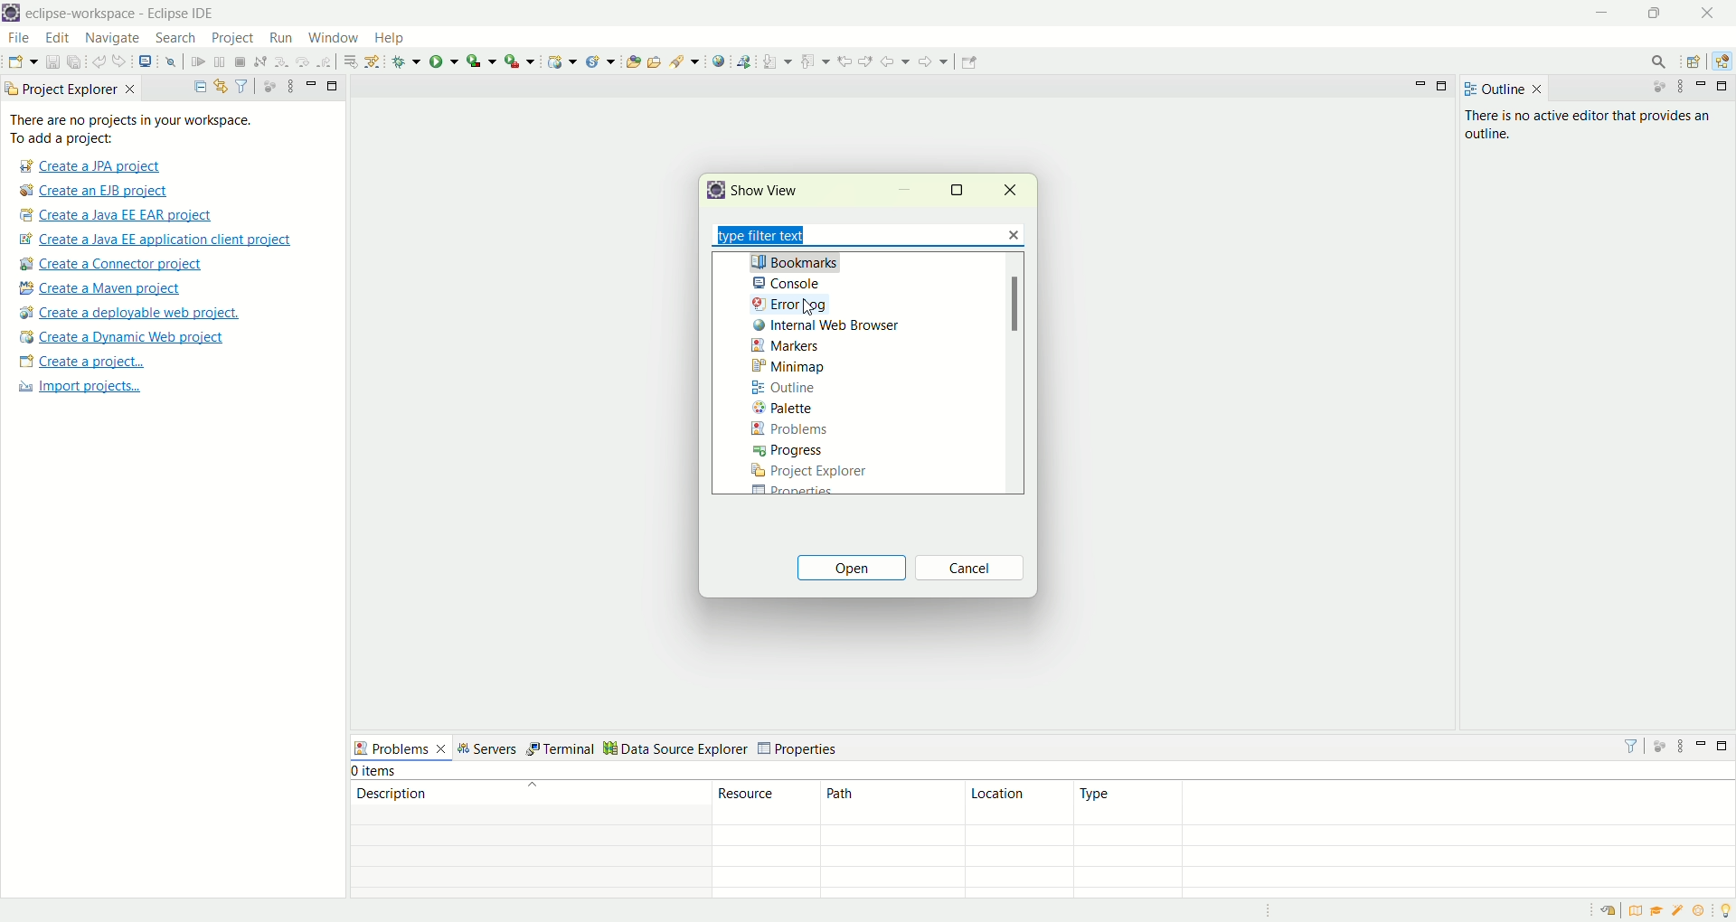 The height and width of the screenshot is (922, 1736). What do you see at coordinates (892, 801) in the screenshot?
I see `path` at bounding box center [892, 801].